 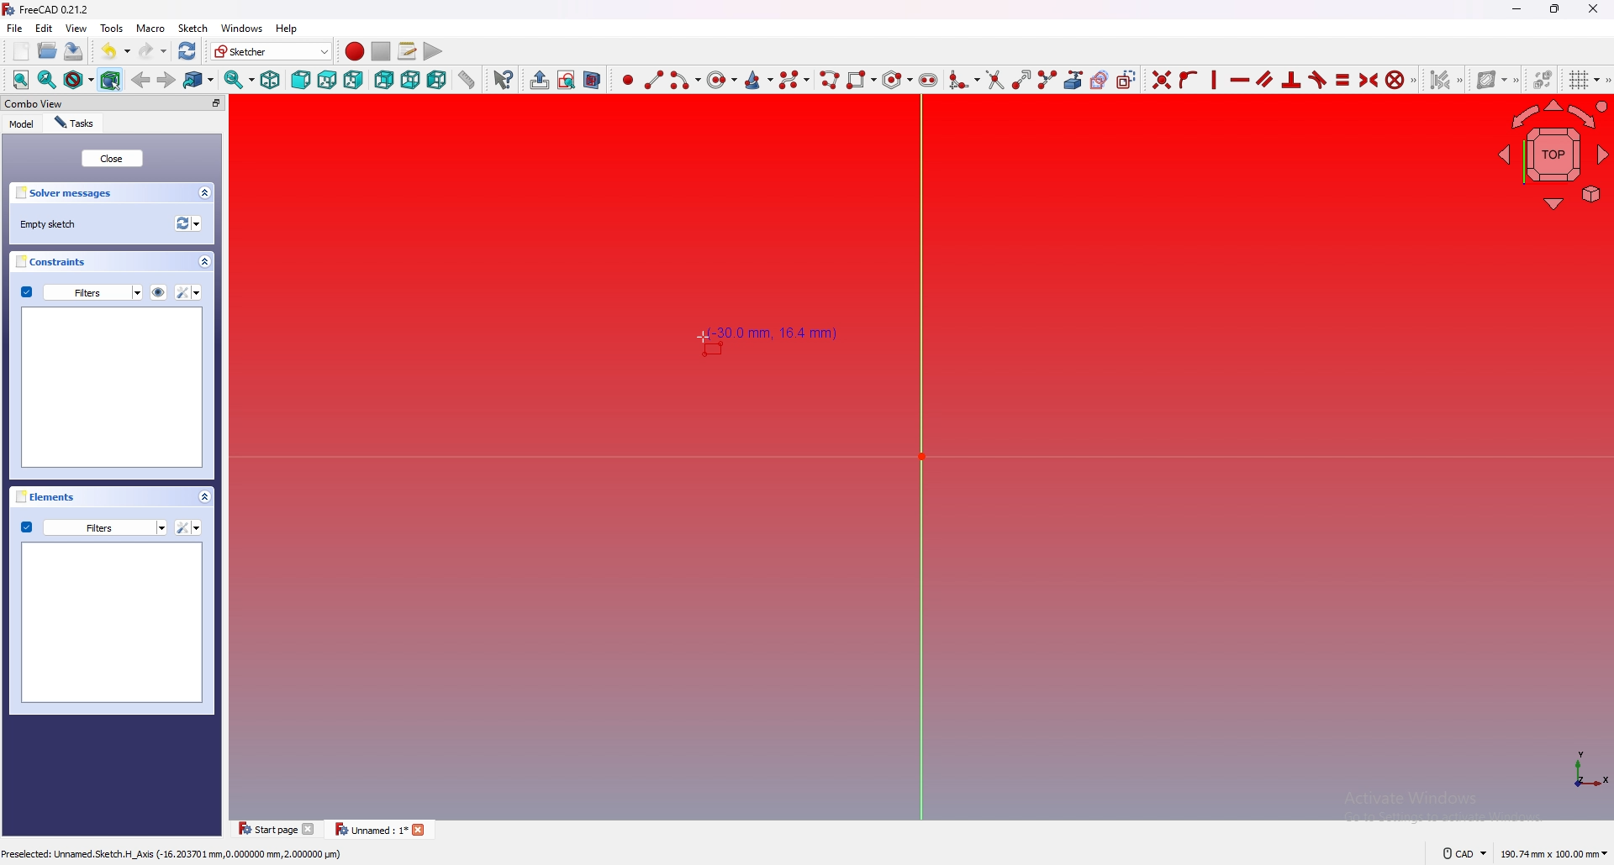 I want to click on create arc, so click(x=686, y=80).